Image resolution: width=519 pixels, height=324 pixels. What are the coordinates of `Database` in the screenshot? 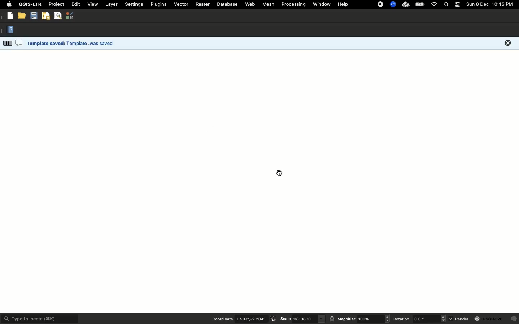 It's located at (228, 4).